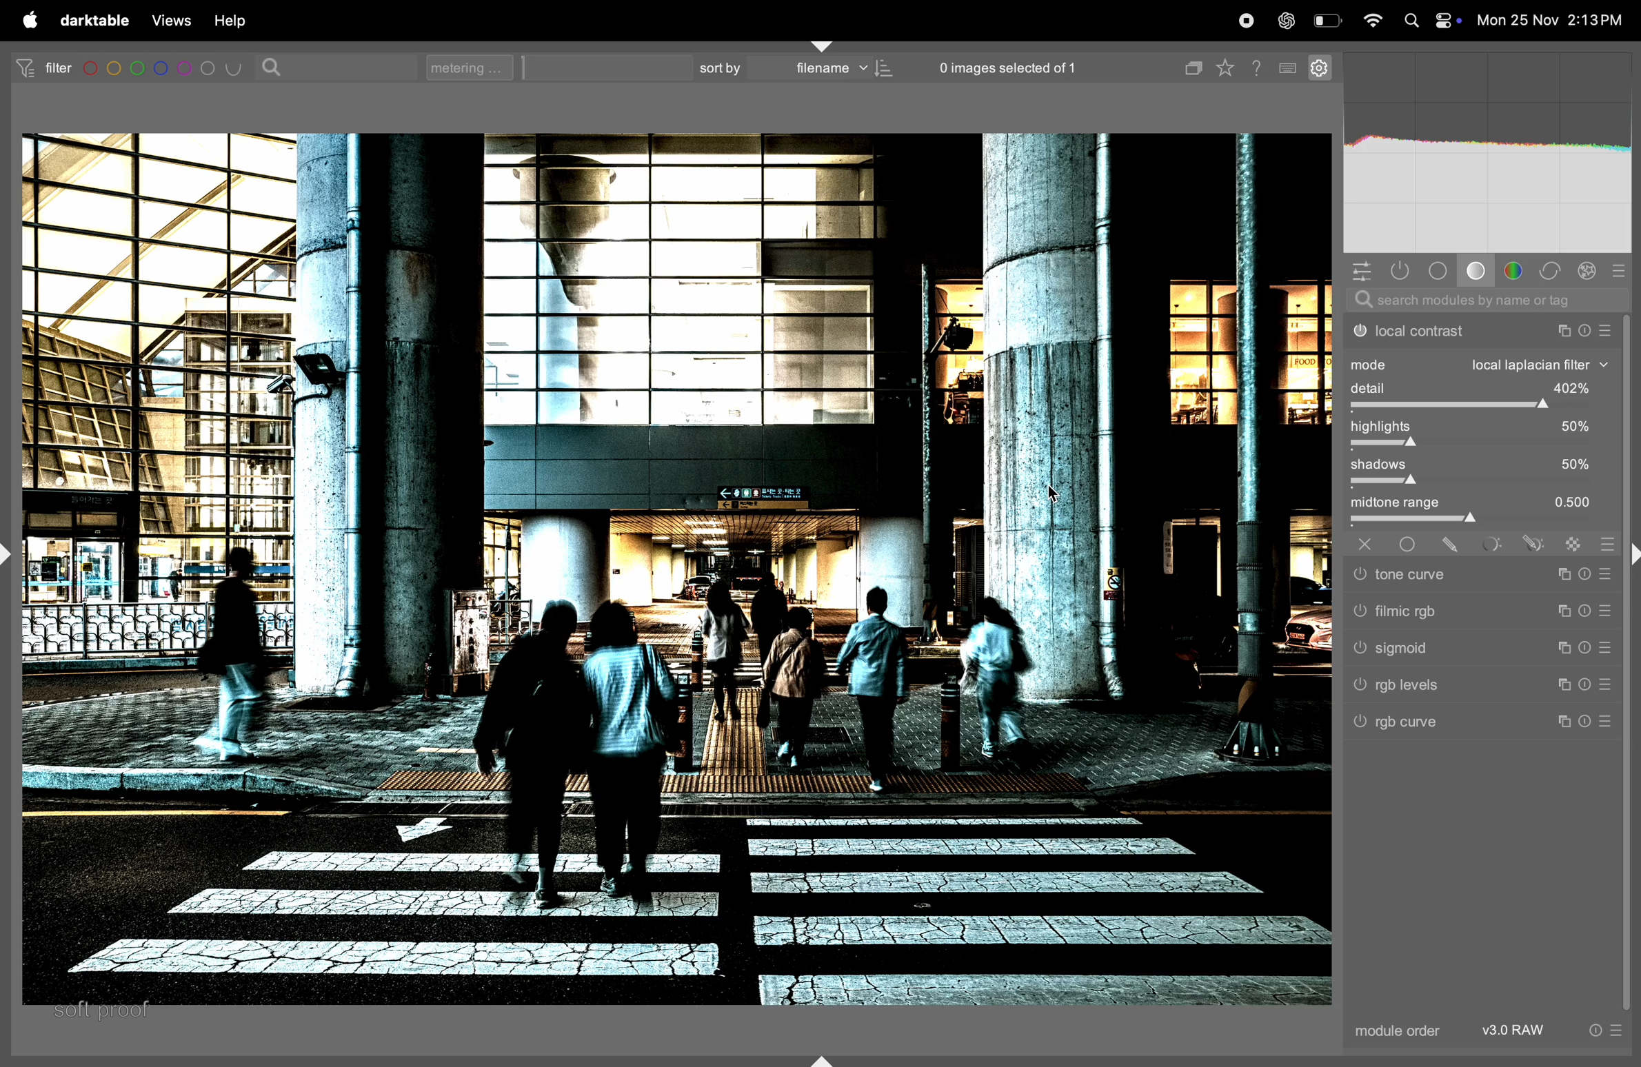 This screenshot has height=1067, width=1641. Describe the element at coordinates (1289, 69) in the screenshot. I see `keyboard shortcuts` at that location.